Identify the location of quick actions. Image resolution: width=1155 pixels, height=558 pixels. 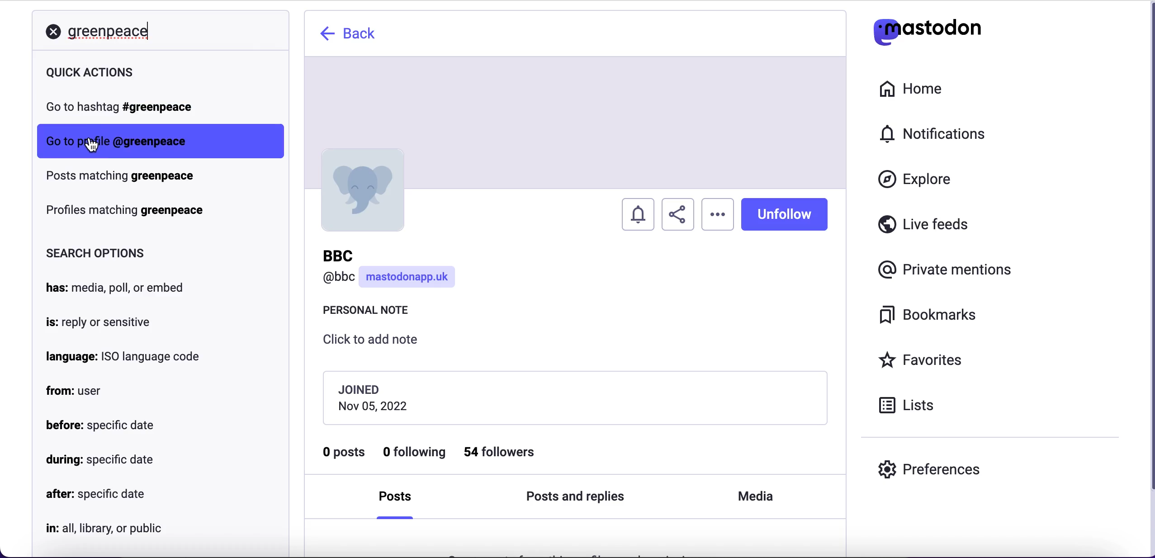
(137, 76).